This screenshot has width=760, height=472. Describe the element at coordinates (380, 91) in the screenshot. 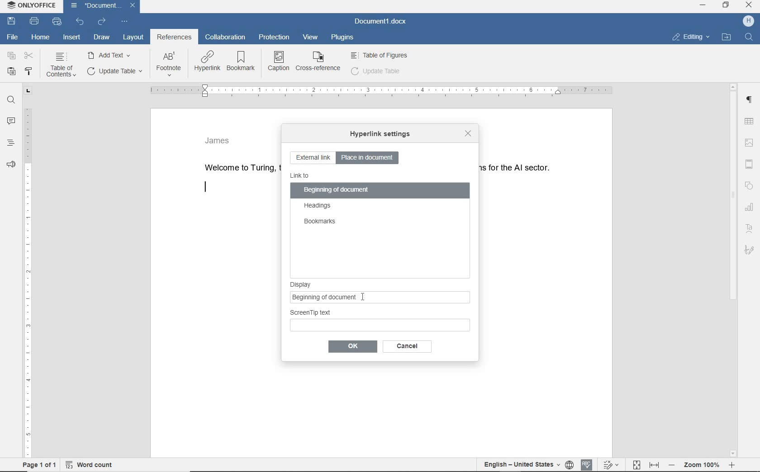

I see `ruler` at that location.